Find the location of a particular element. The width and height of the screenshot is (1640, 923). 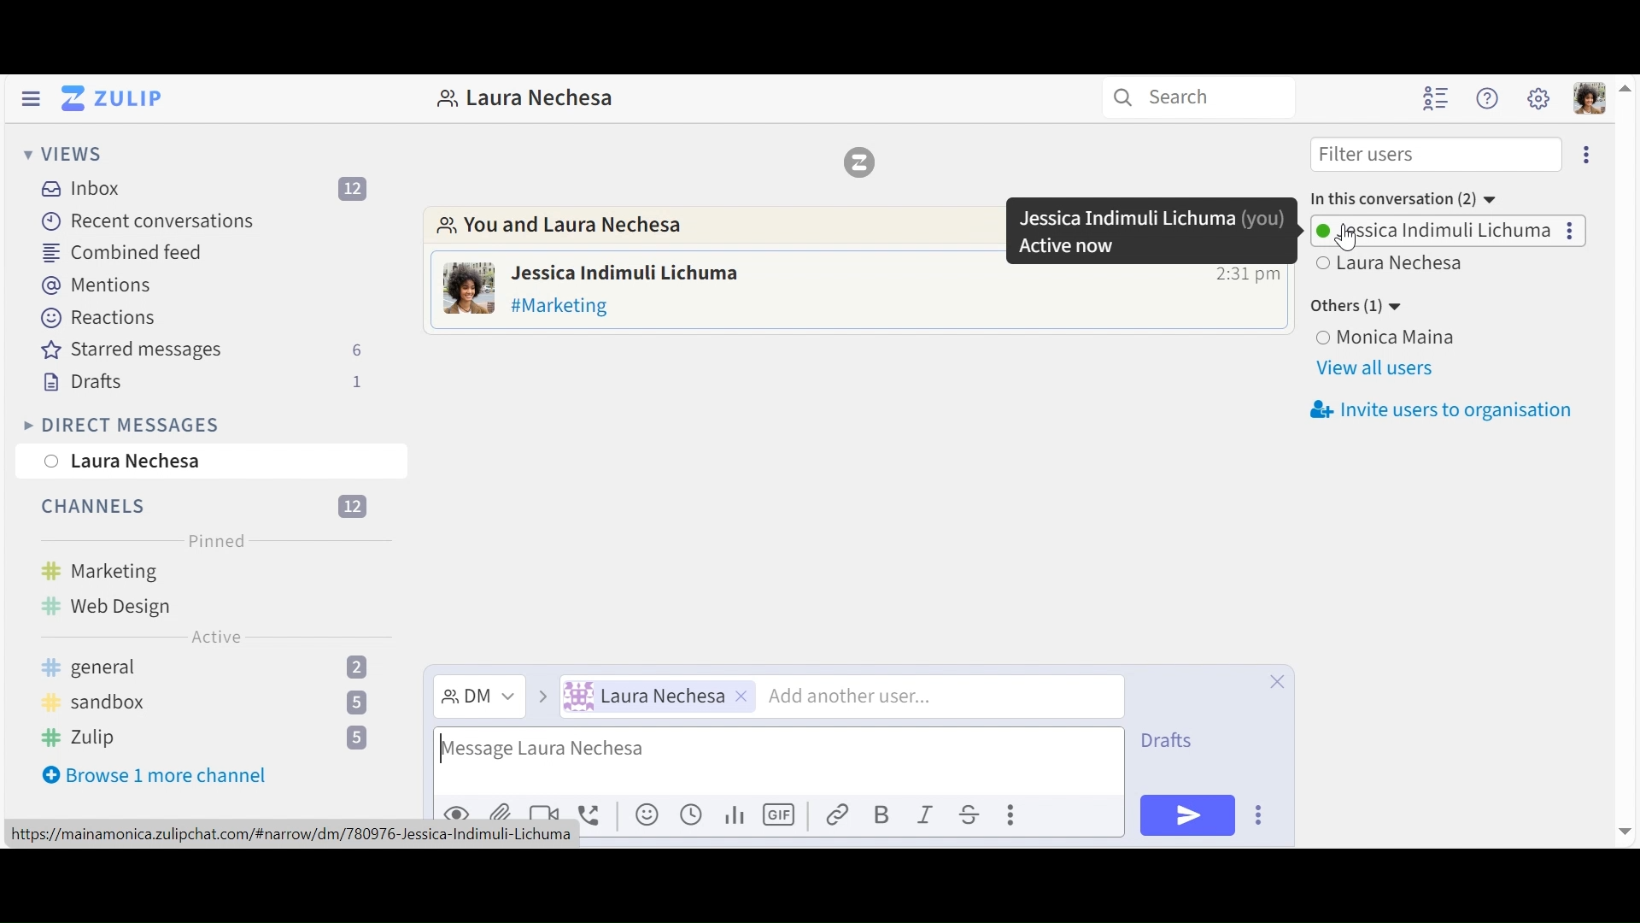

Help menu is located at coordinates (1490, 99).